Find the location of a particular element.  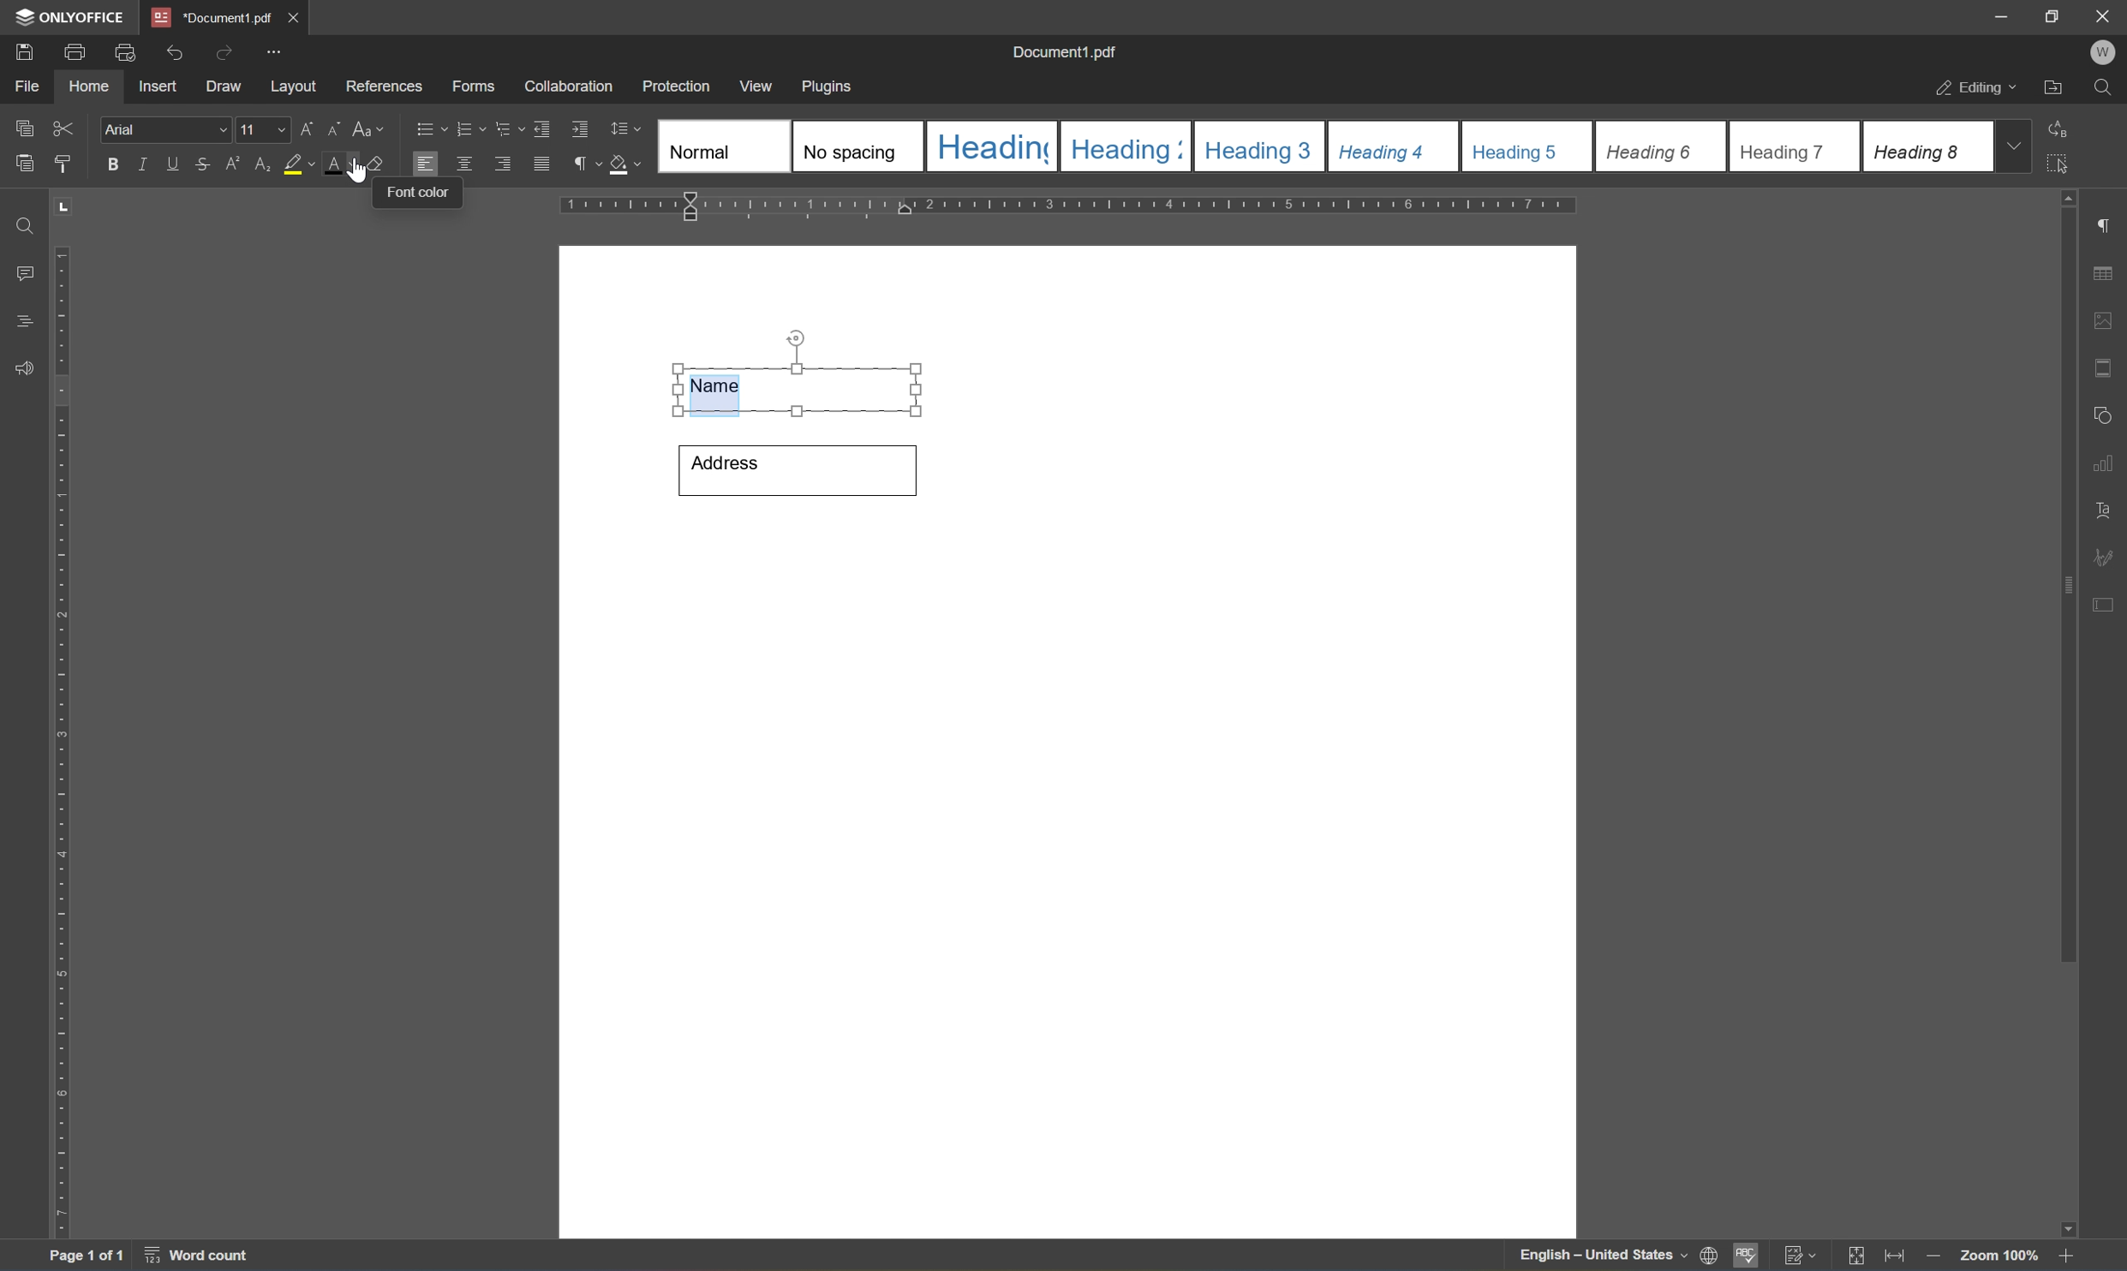

image settings is located at coordinates (2104, 319).